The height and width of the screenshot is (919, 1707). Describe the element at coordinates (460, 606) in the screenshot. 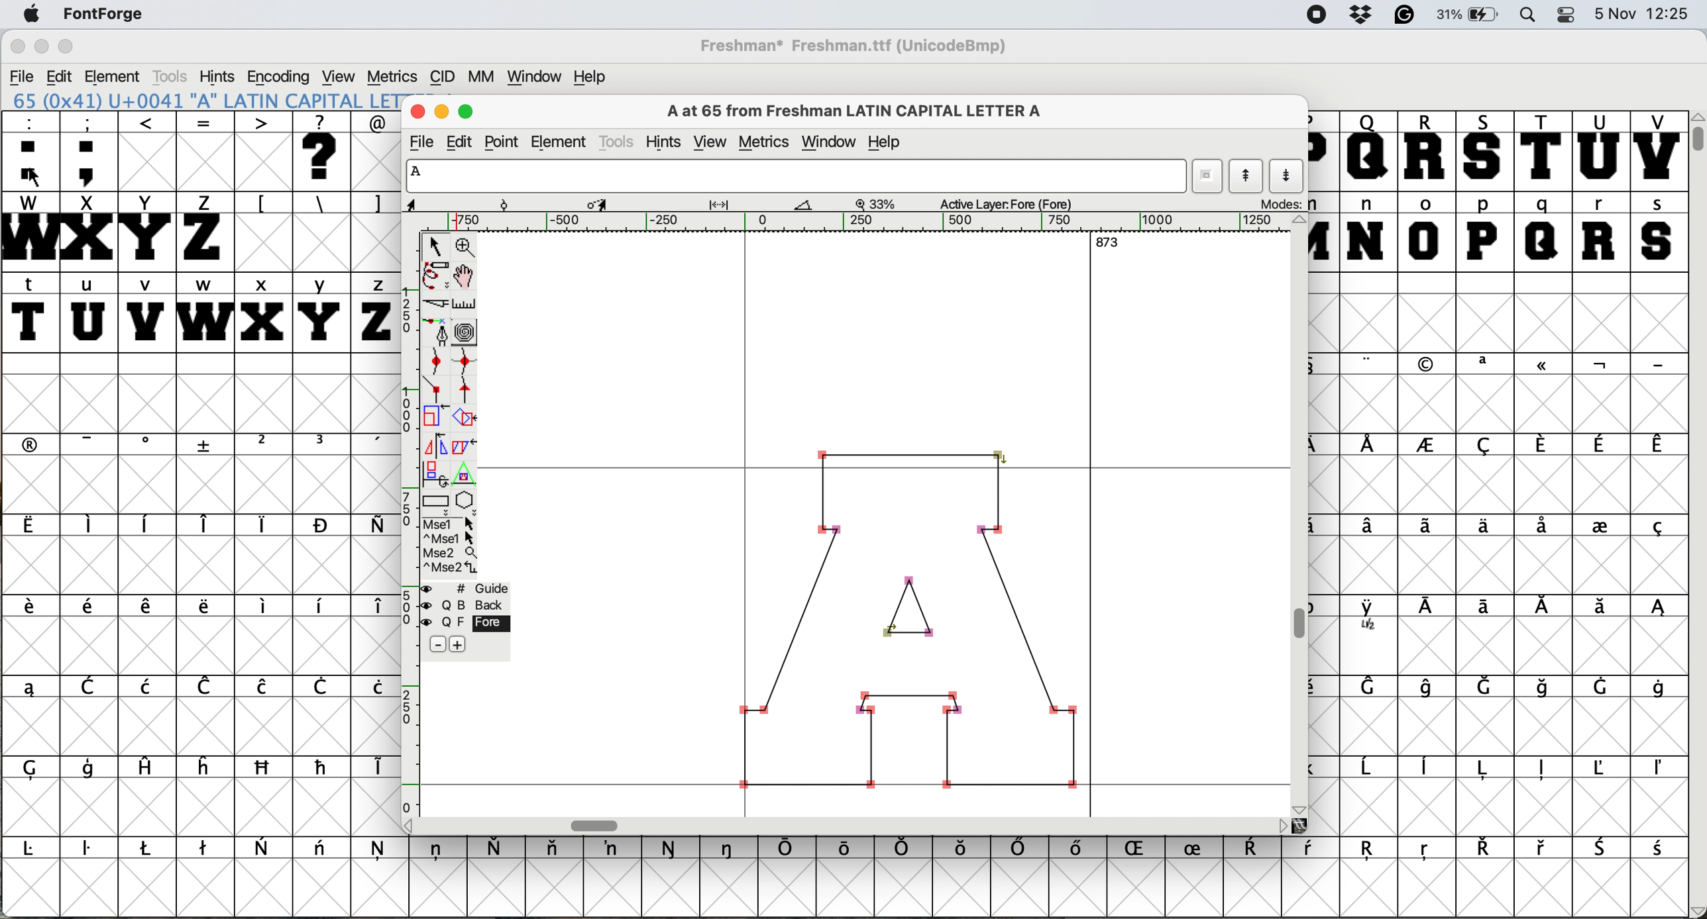

I see `back` at that location.